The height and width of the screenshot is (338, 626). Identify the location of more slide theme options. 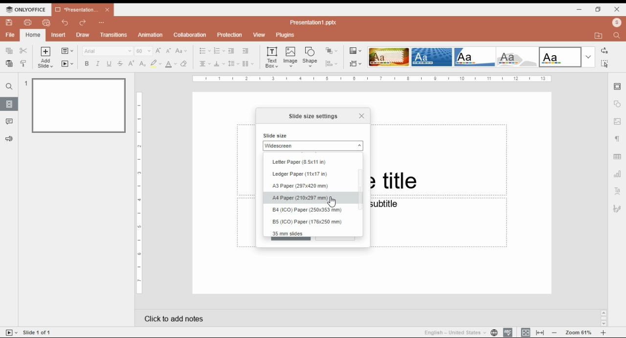
(588, 57).